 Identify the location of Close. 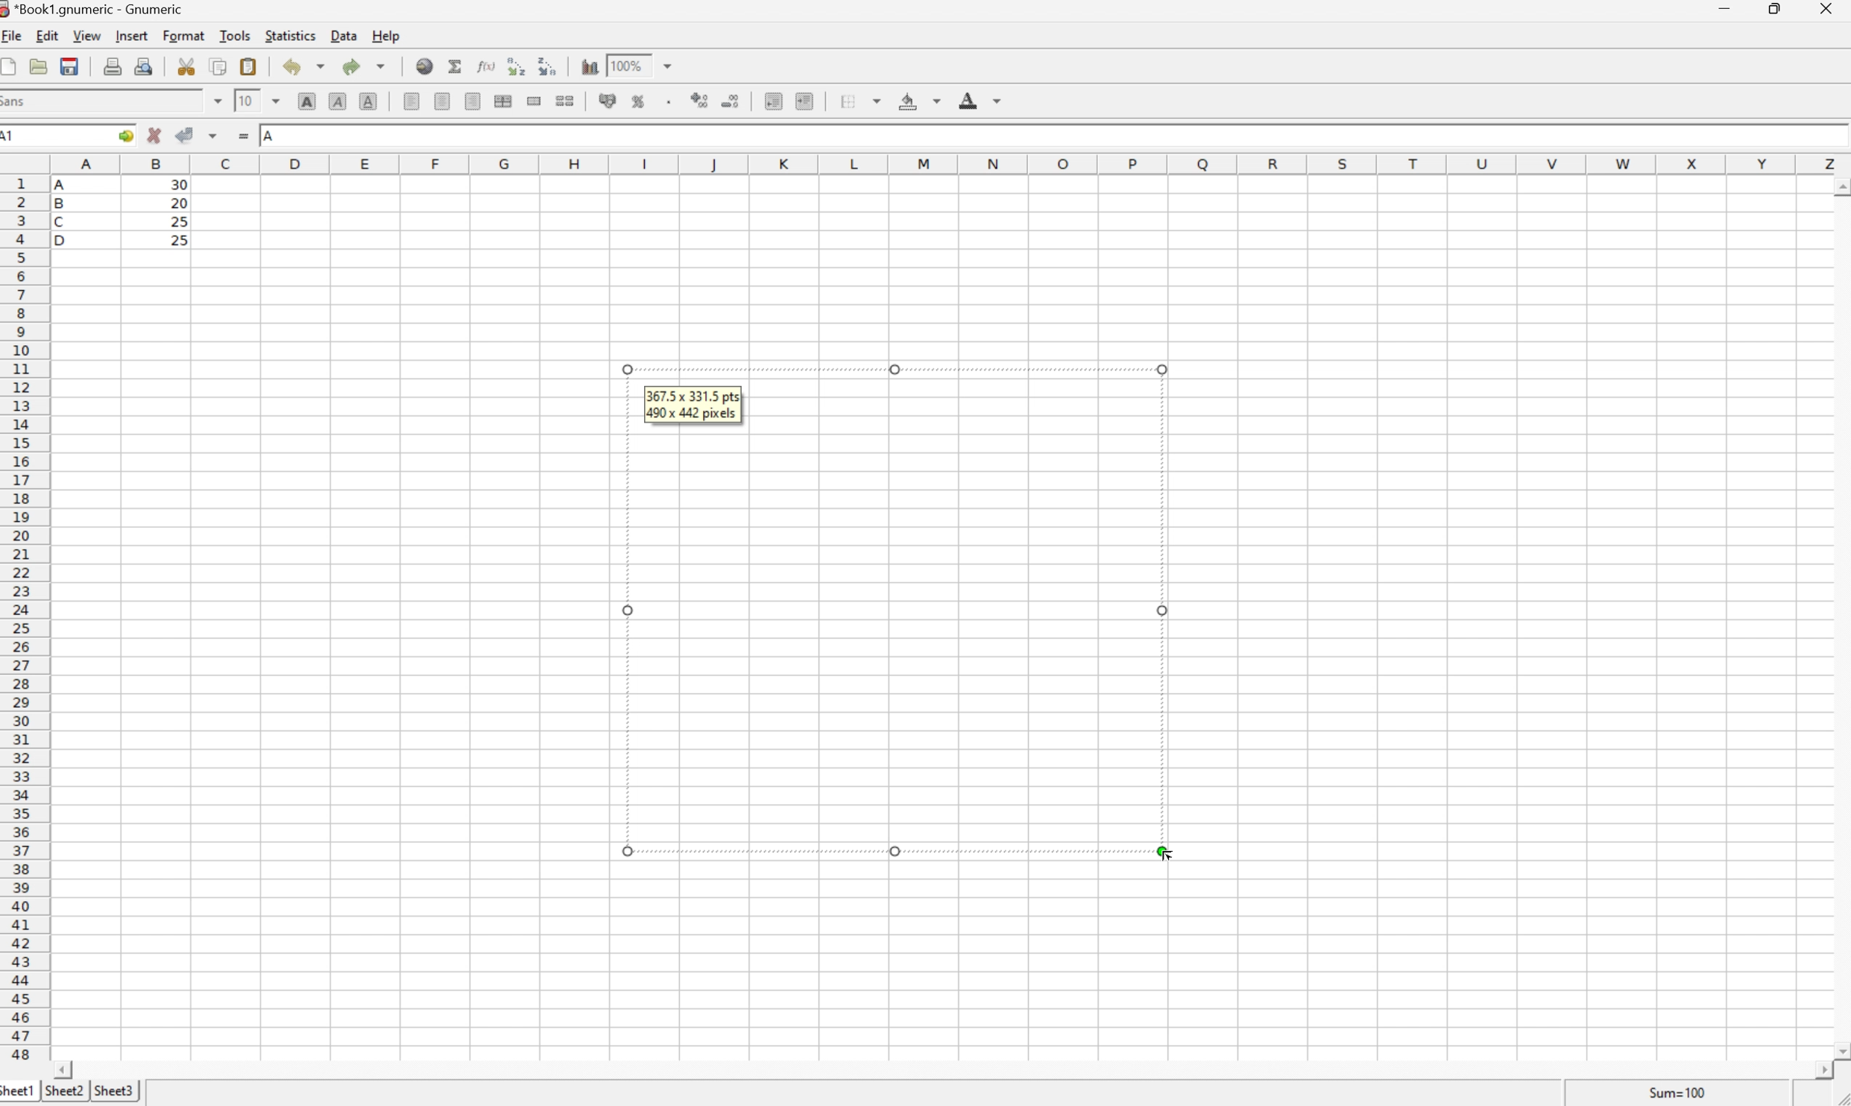
(1828, 10).